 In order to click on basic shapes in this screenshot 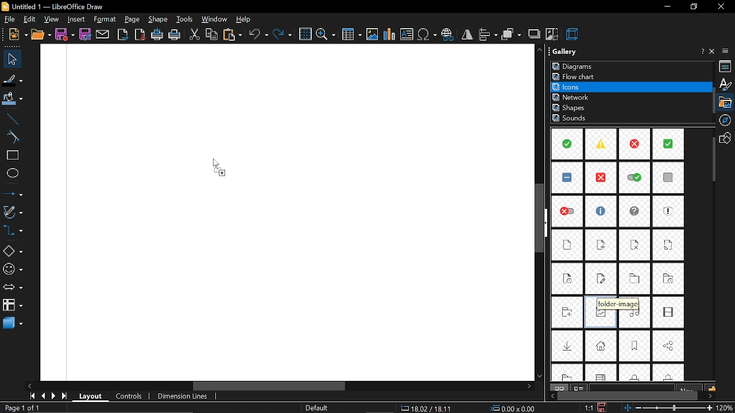, I will do `click(12, 252)`.